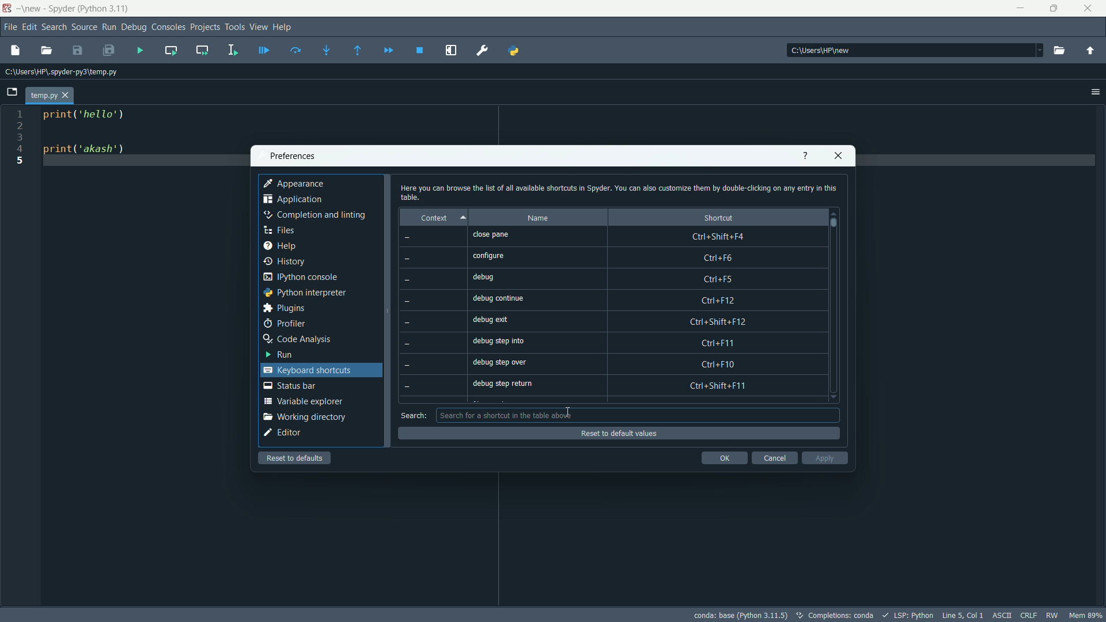 This screenshot has width=1106, height=622. What do you see at coordinates (414, 415) in the screenshot?
I see ` search: ` at bounding box center [414, 415].